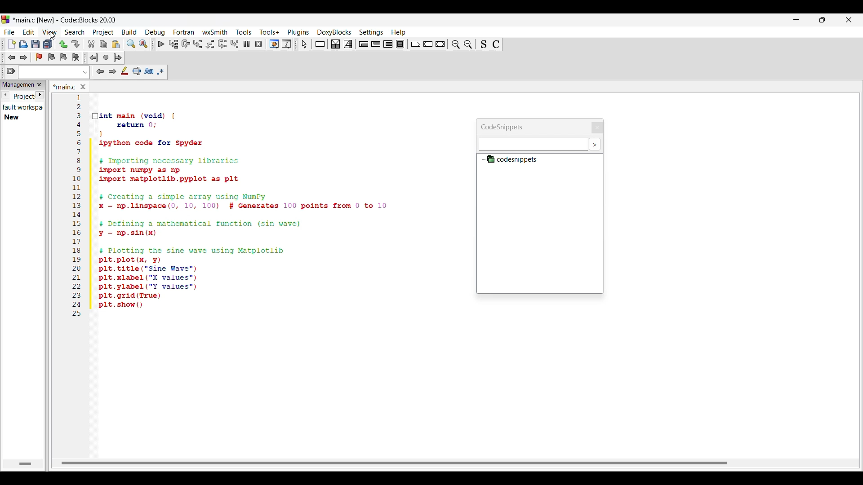 This screenshot has height=485, width=863. Describe the element at coordinates (29, 32) in the screenshot. I see `Edit menu` at that location.